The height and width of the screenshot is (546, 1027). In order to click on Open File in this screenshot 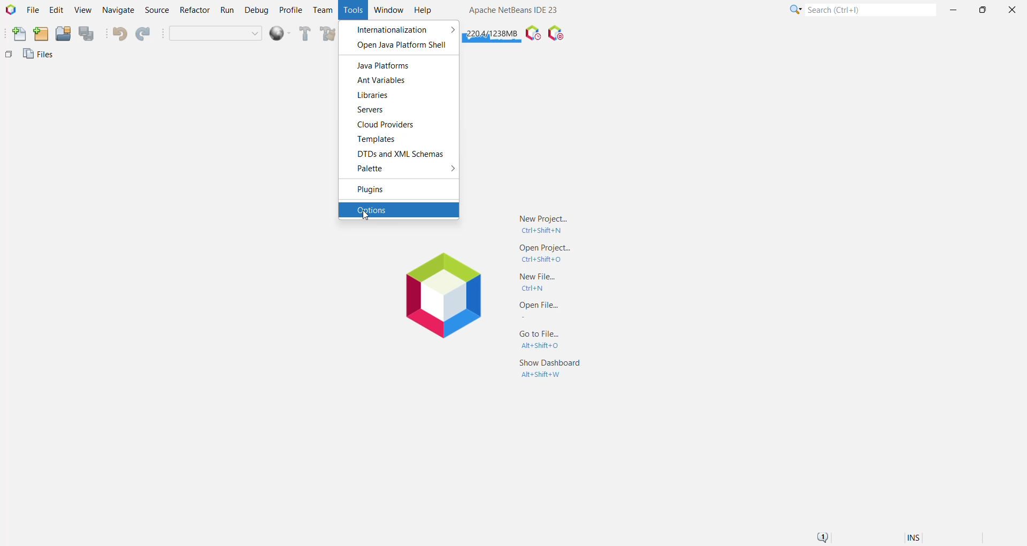, I will do `click(537, 305)`.